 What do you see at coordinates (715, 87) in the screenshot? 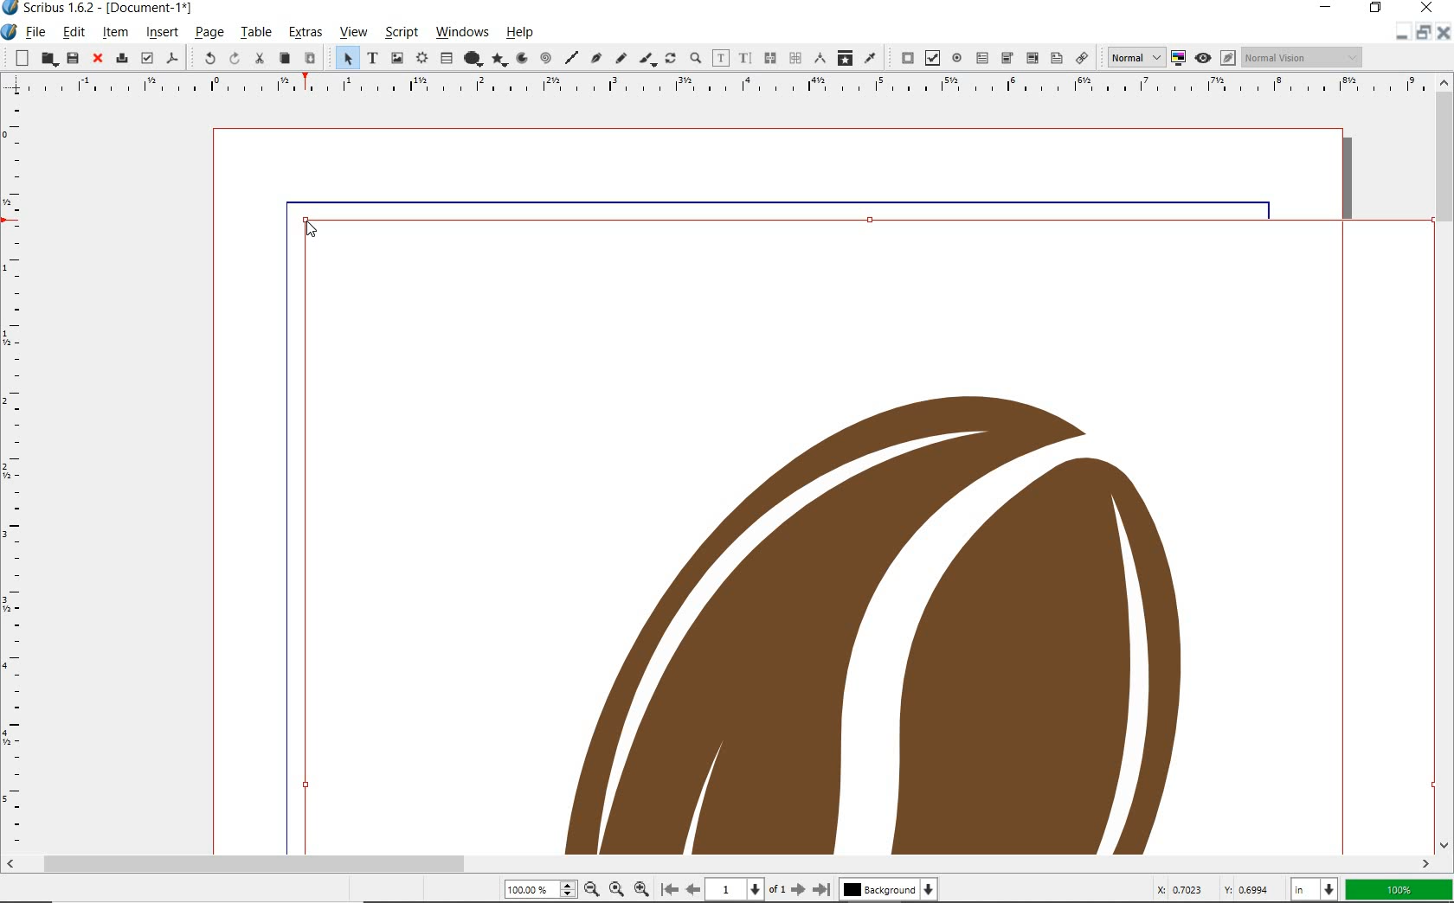
I see `Horizontal Margin` at bounding box center [715, 87].